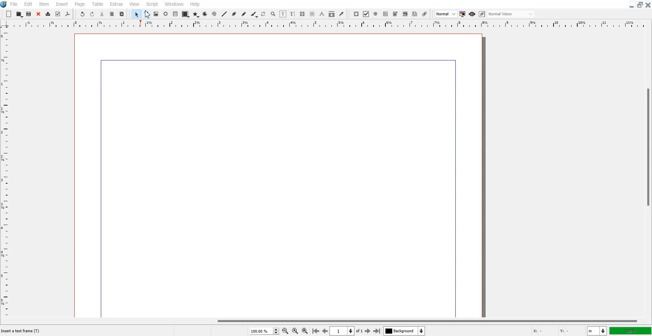  What do you see at coordinates (275, 59) in the screenshot?
I see `margin` at bounding box center [275, 59].